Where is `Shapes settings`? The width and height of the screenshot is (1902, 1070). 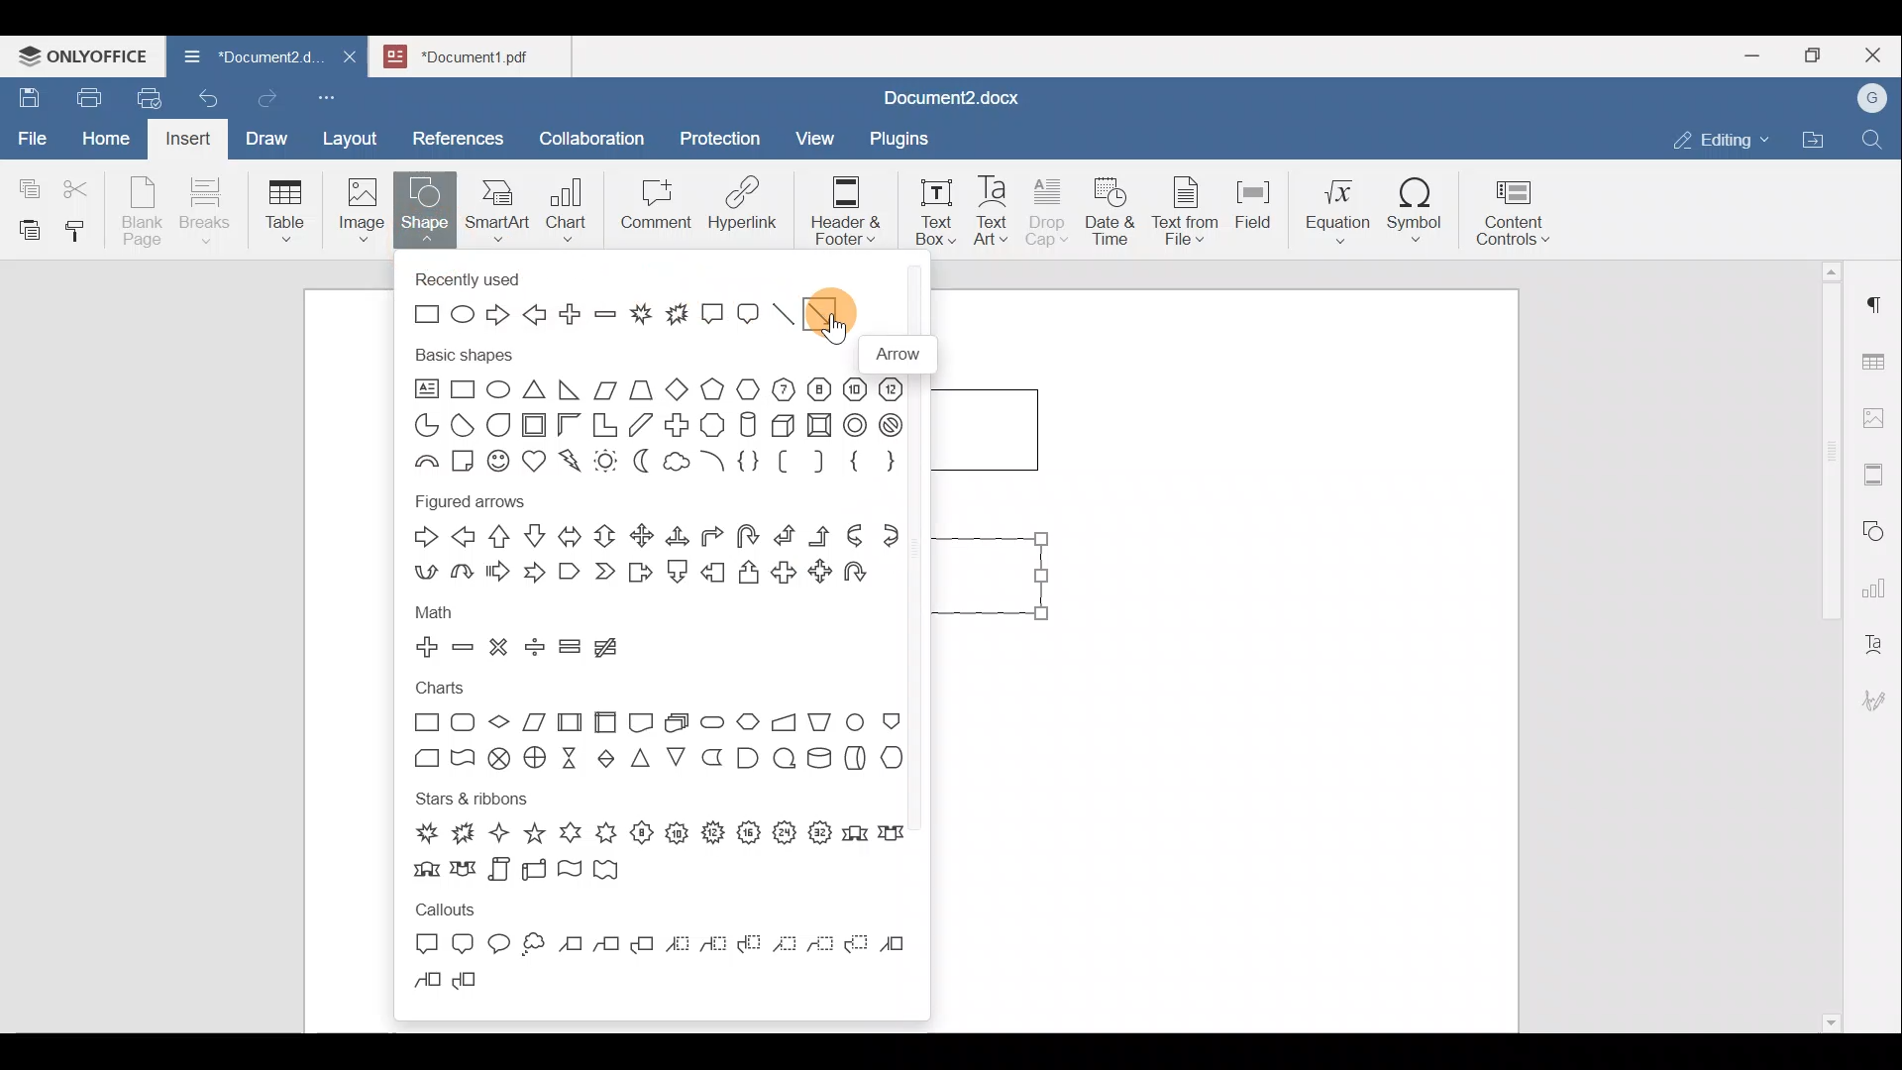
Shapes settings is located at coordinates (1877, 528).